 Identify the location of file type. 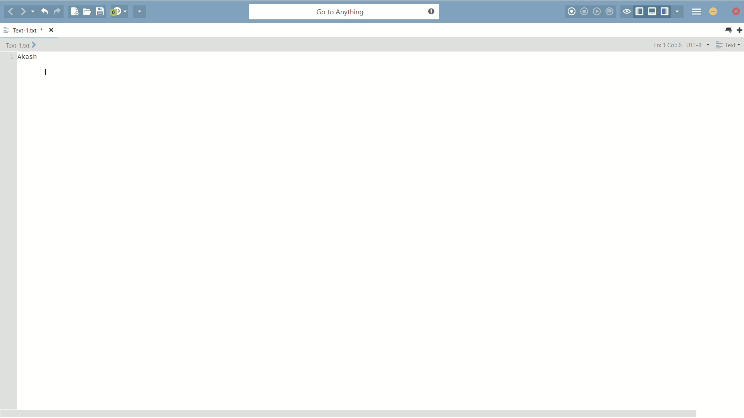
(730, 45).